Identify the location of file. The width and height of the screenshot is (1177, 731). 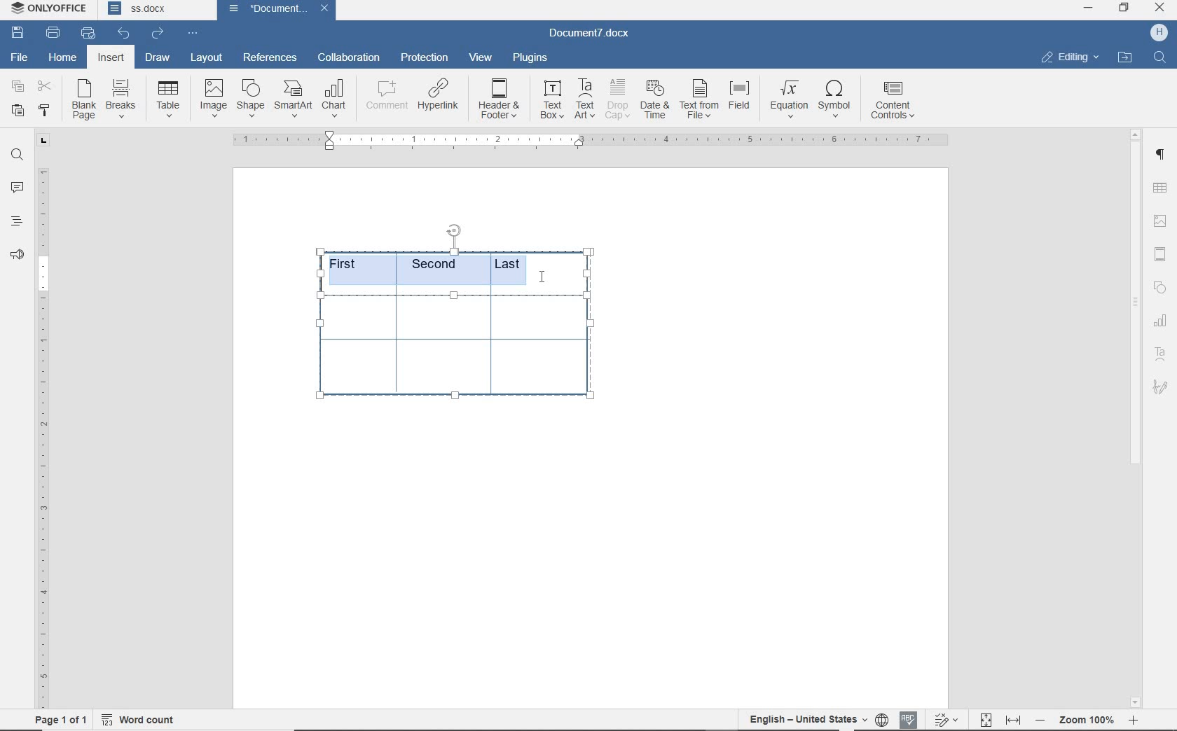
(18, 57).